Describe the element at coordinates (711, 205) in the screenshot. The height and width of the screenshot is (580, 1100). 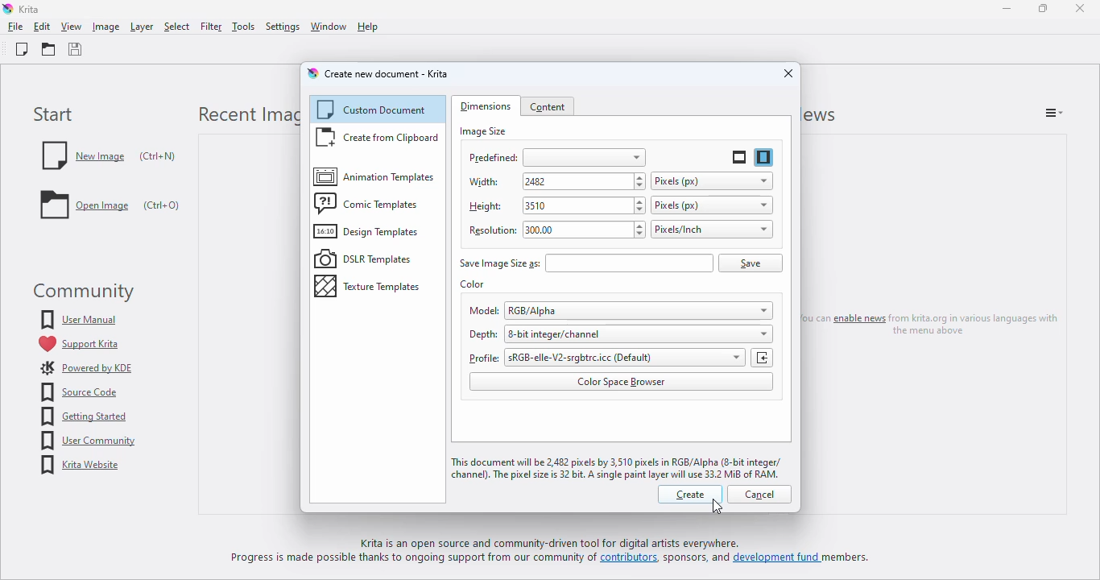
I see `pixels (px)` at that location.